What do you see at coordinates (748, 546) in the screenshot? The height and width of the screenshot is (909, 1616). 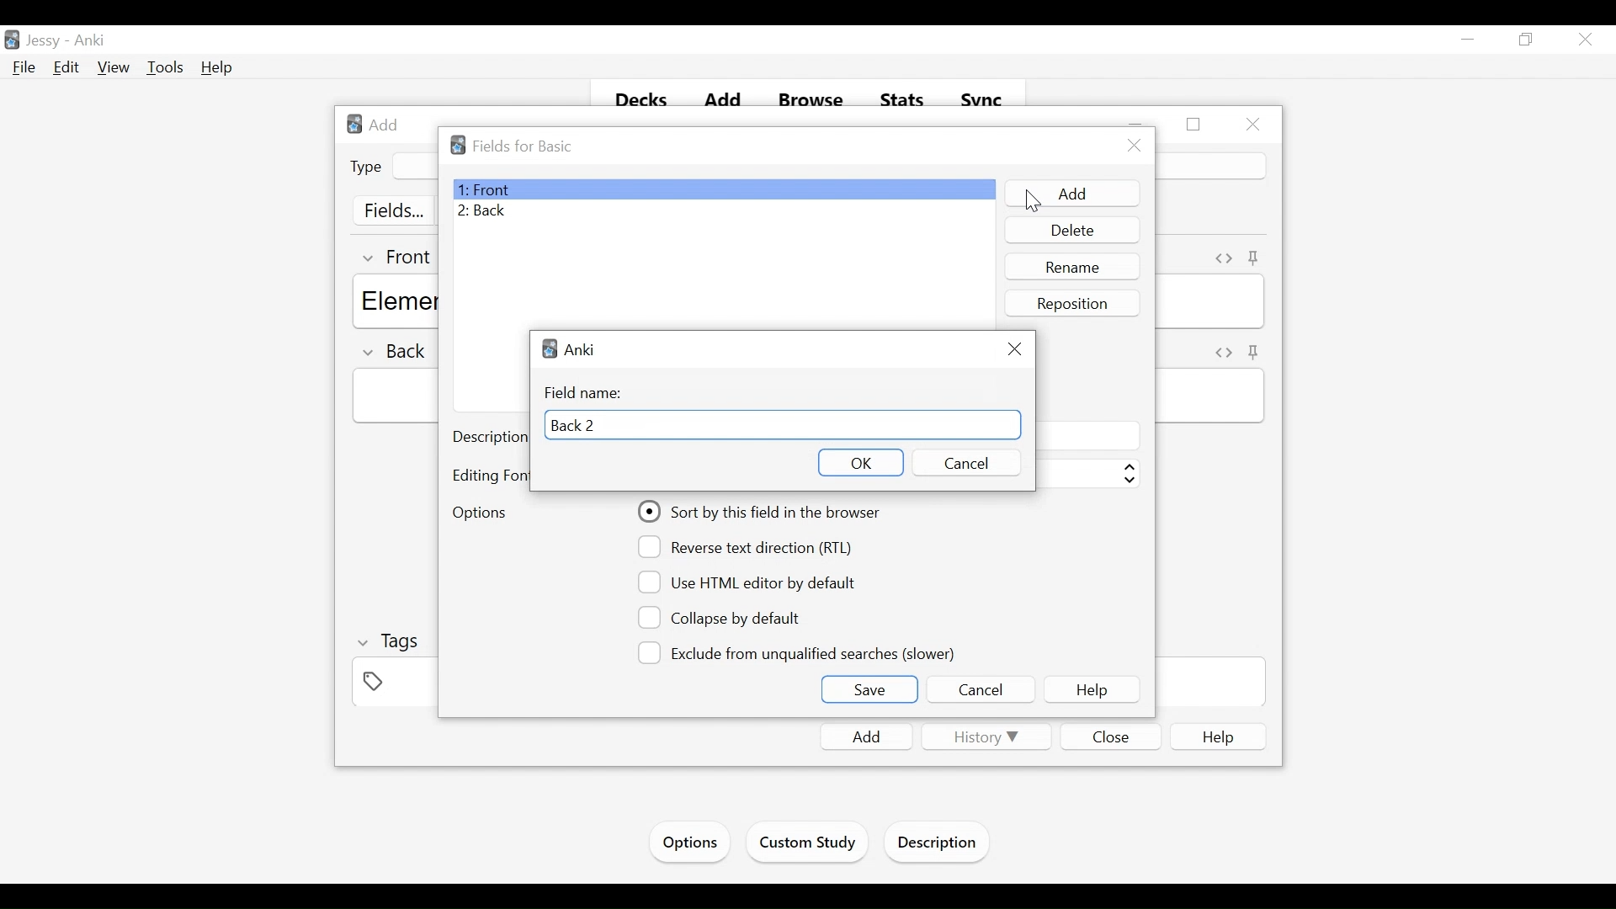 I see `(un)select reverse text direction (RTL)` at bounding box center [748, 546].